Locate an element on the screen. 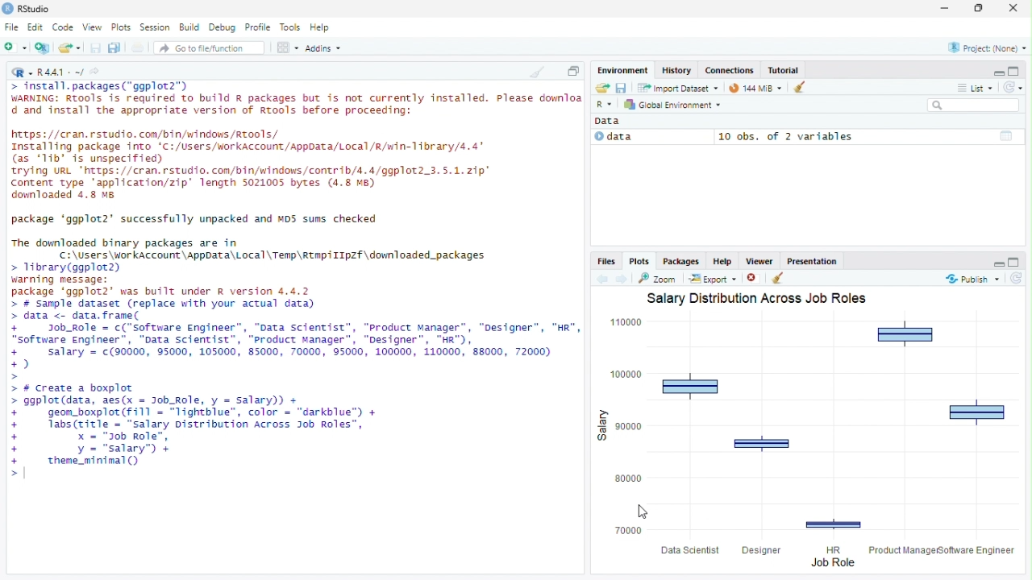 This screenshot has width=1032, height=580. R Language is located at coordinates (22, 73).